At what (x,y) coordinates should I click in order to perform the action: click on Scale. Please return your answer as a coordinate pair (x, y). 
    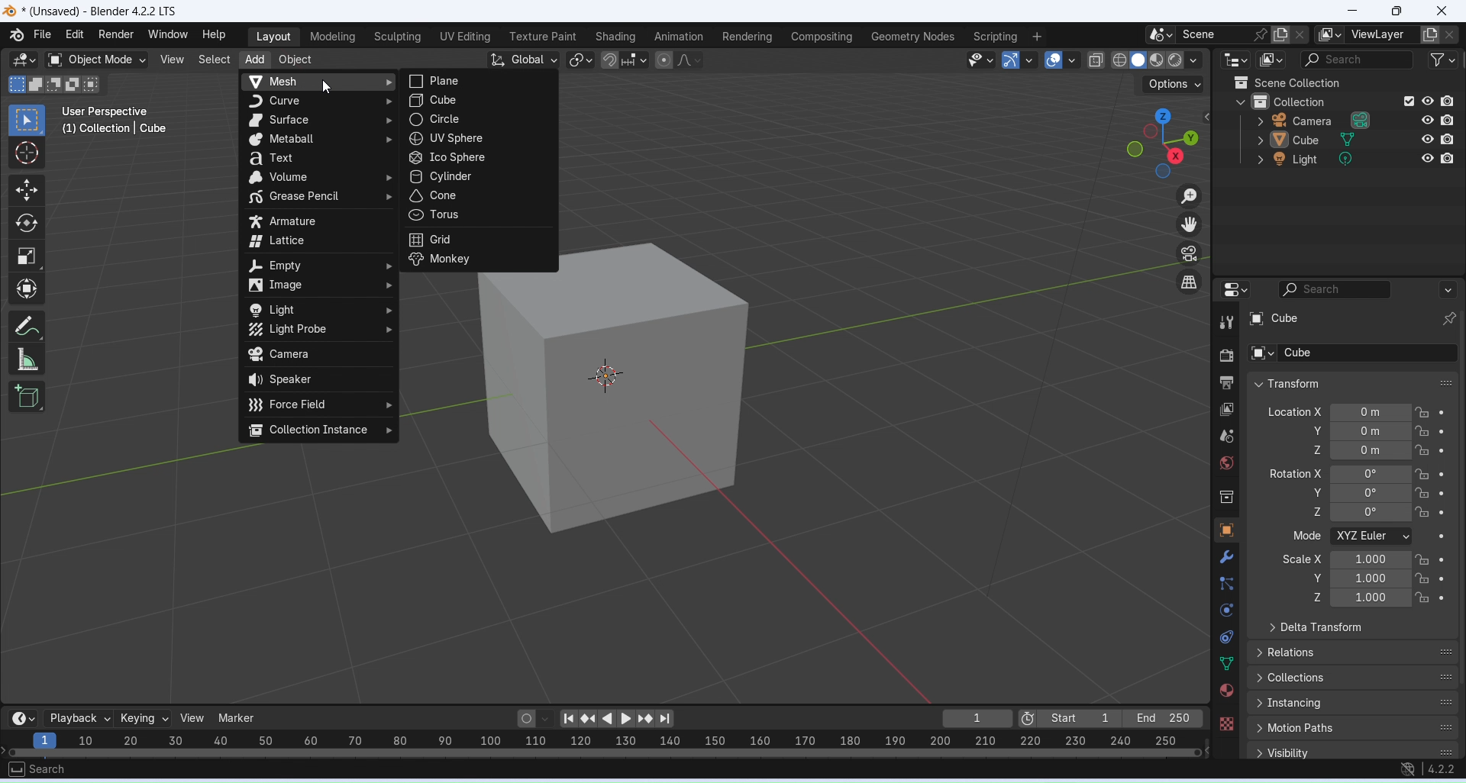
    Looking at the image, I should click on (26, 257).